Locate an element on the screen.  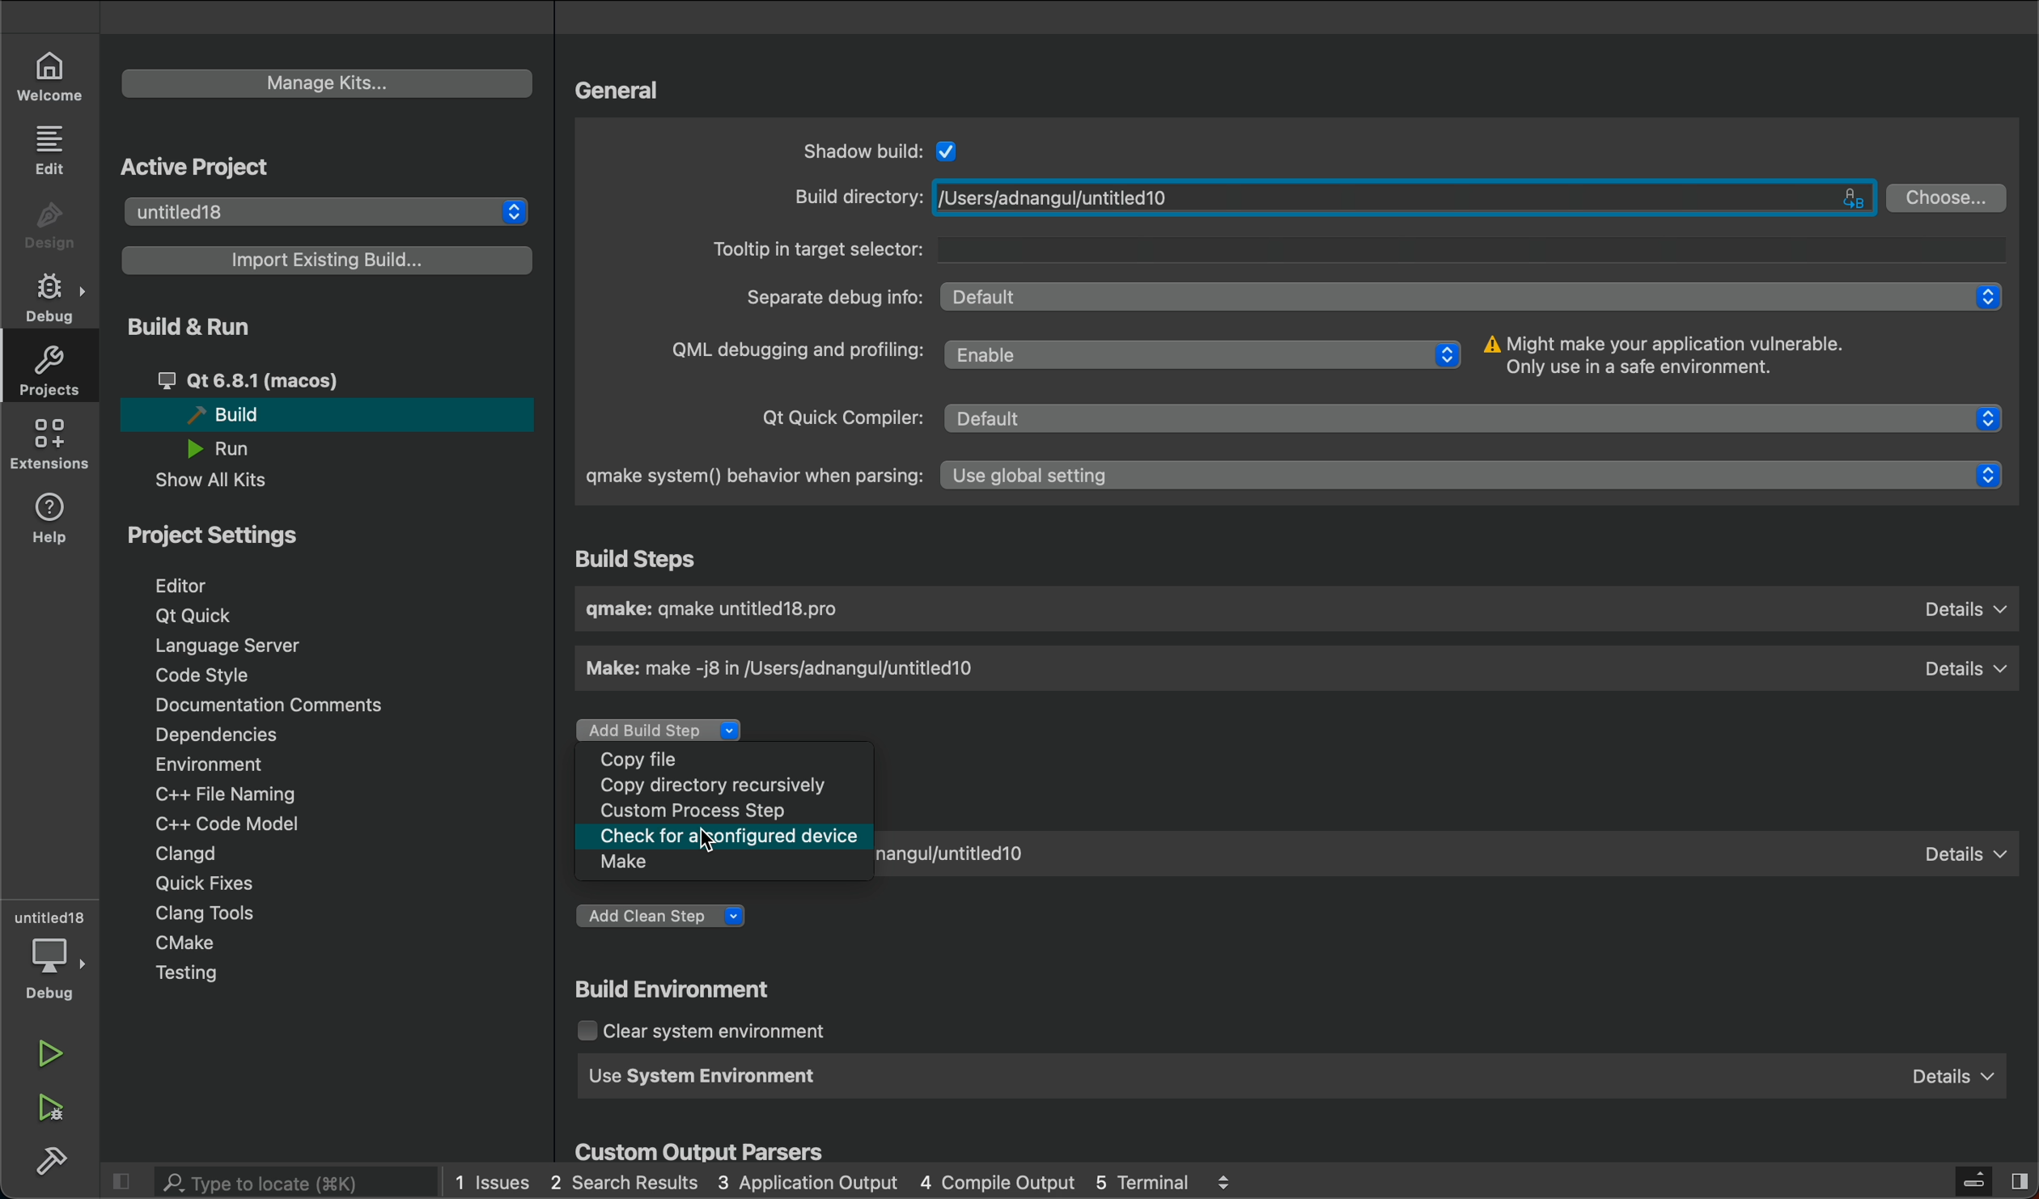
project settings is located at coordinates (210, 536).